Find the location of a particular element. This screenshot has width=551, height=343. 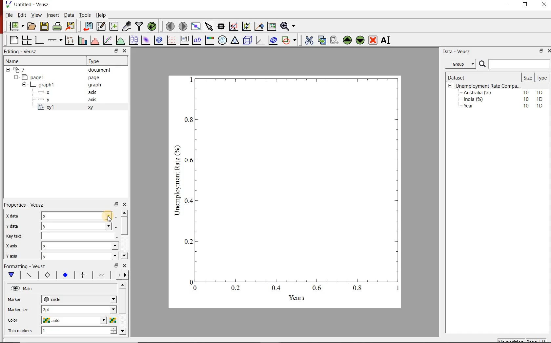

y is located at coordinates (78, 256).